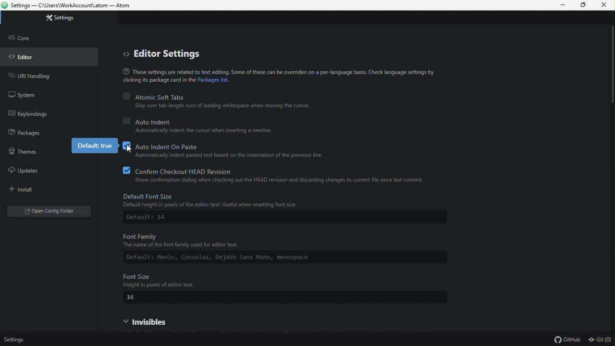 This screenshot has height=346, width=615. Describe the element at coordinates (221, 96) in the screenshot. I see `Atomic soft tabs` at that location.